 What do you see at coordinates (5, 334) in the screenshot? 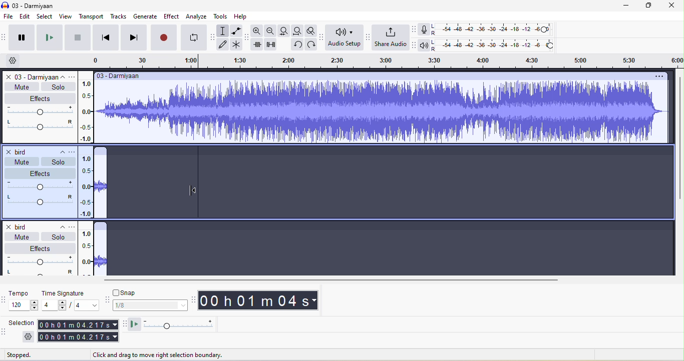
I see `audacity selection toolbar` at bounding box center [5, 334].